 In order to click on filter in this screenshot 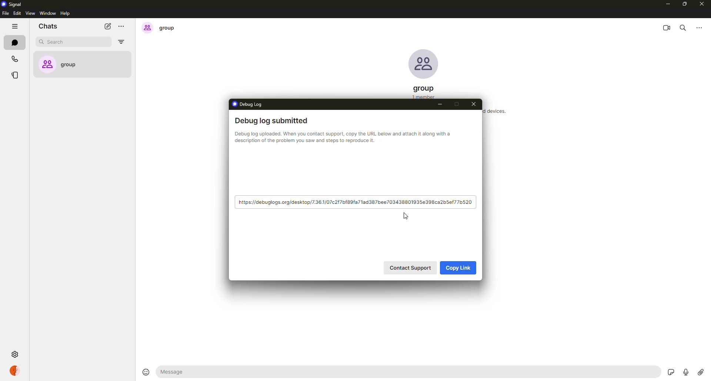, I will do `click(121, 42)`.